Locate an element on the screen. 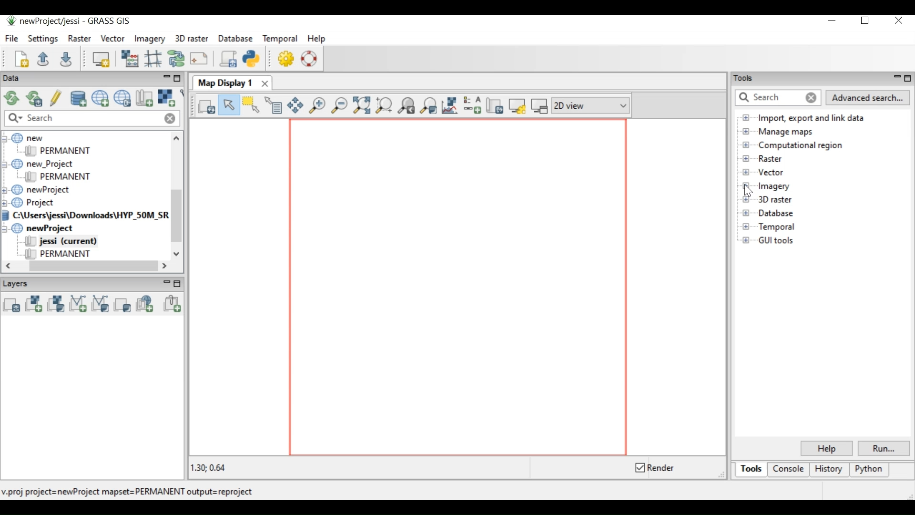 Image resolution: width=915 pixels, height=515 pixels. Add various vector map layer is located at coordinates (101, 304).